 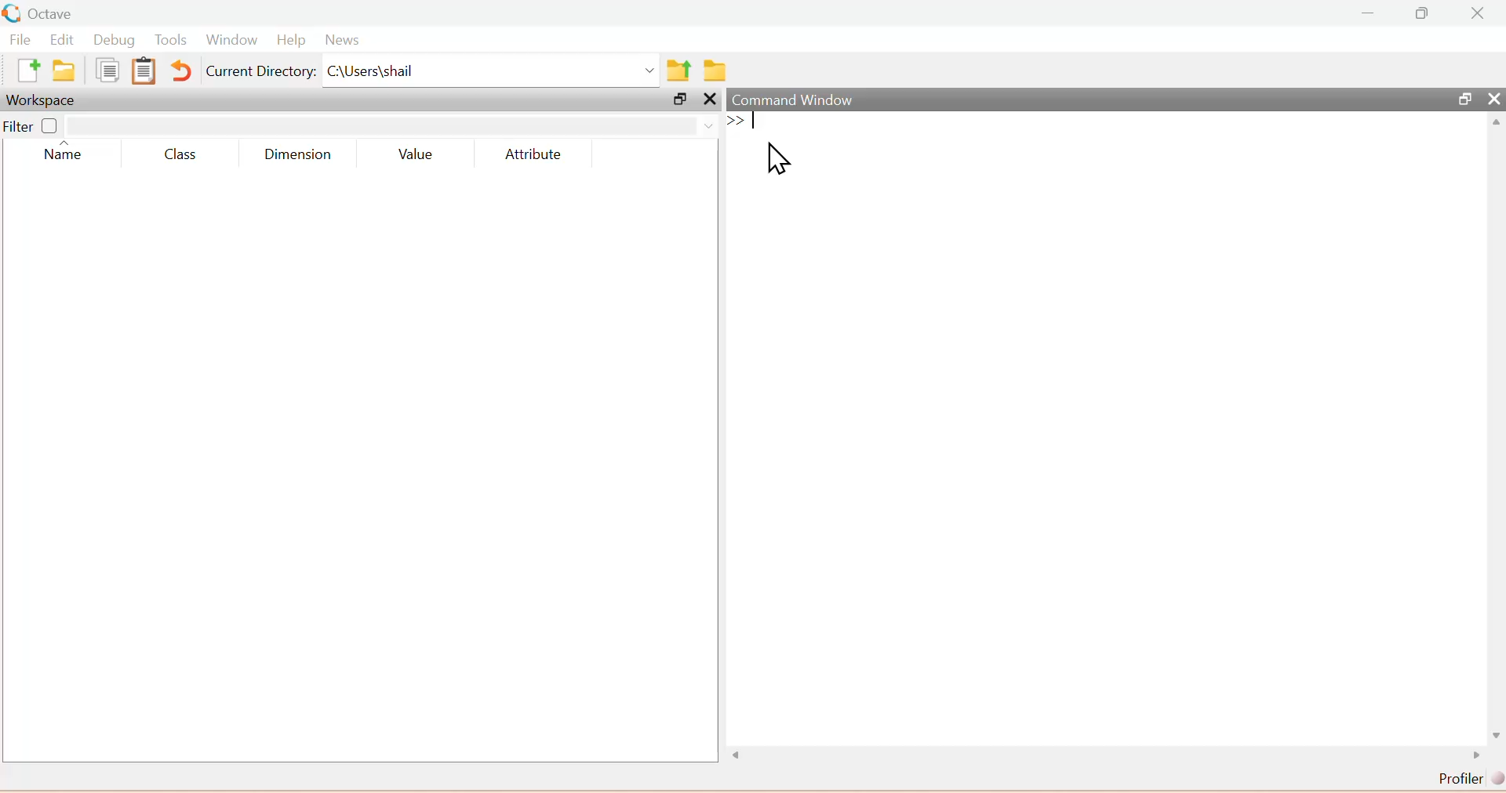 What do you see at coordinates (758, 121) in the screenshot?
I see `Tap text` at bounding box center [758, 121].